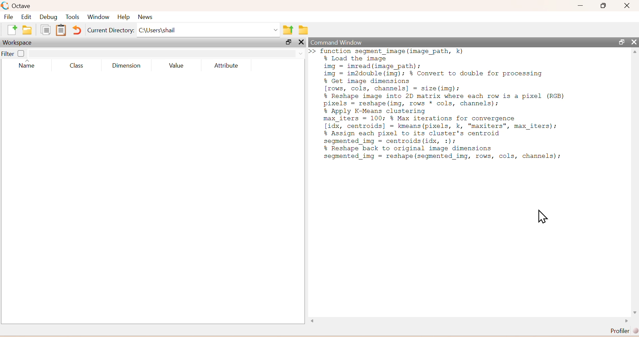 Image resolution: width=639 pixels, height=337 pixels. Describe the element at coordinates (10, 17) in the screenshot. I see `File` at that location.